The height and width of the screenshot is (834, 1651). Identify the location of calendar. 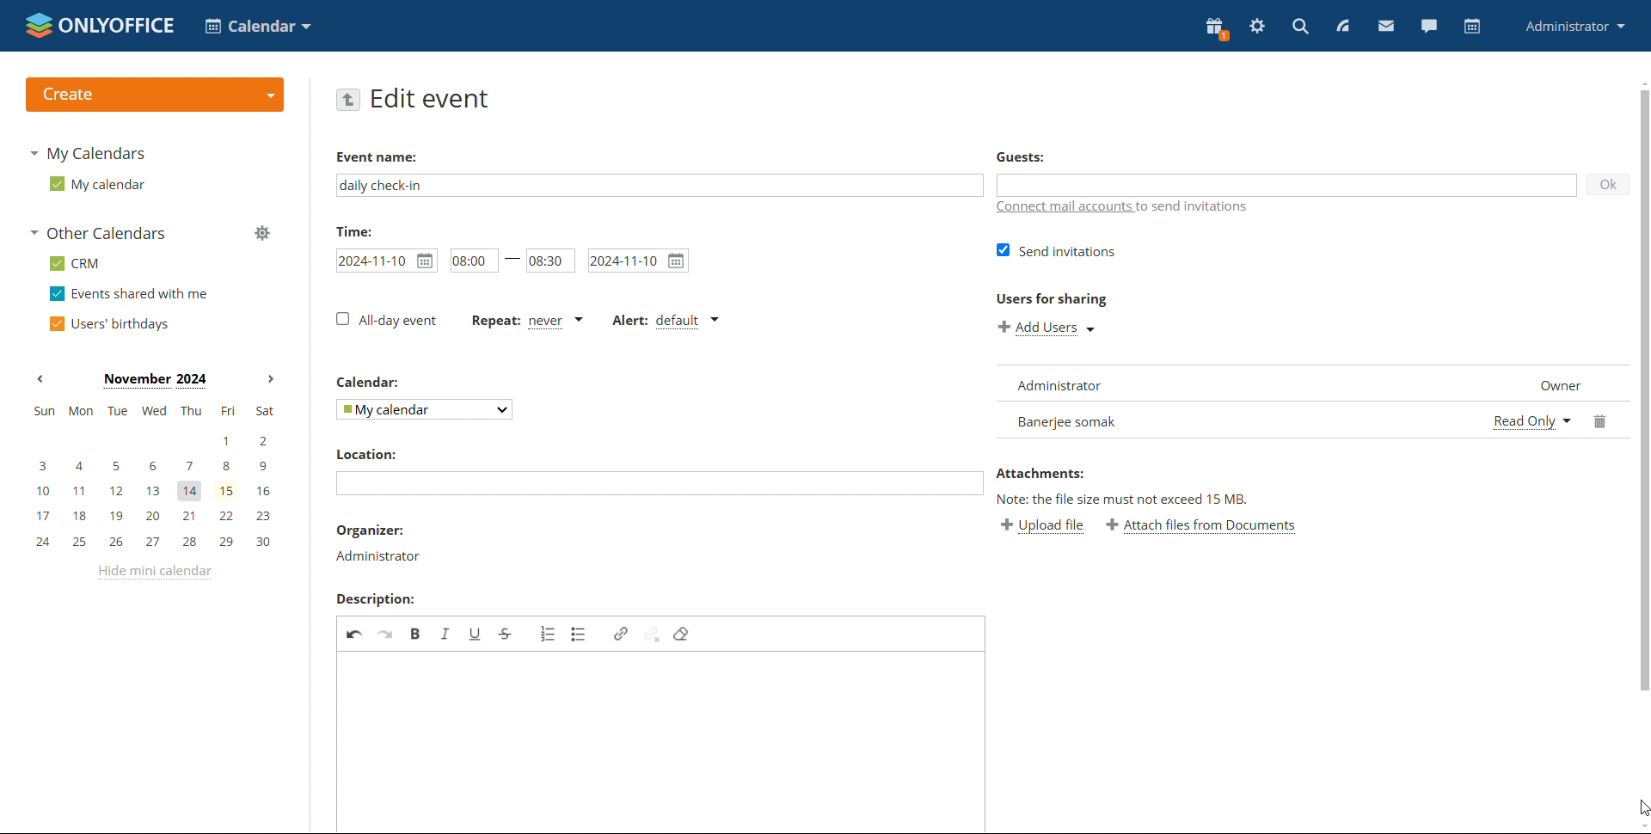
(1470, 27).